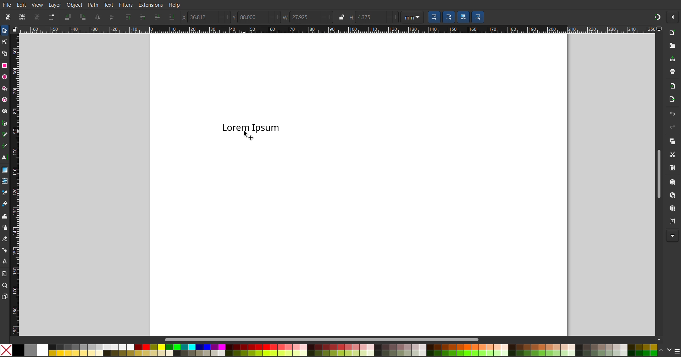  What do you see at coordinates (672, 209) in the screenshot?
I see `Zoom Page` at bounding box center [672, 209].